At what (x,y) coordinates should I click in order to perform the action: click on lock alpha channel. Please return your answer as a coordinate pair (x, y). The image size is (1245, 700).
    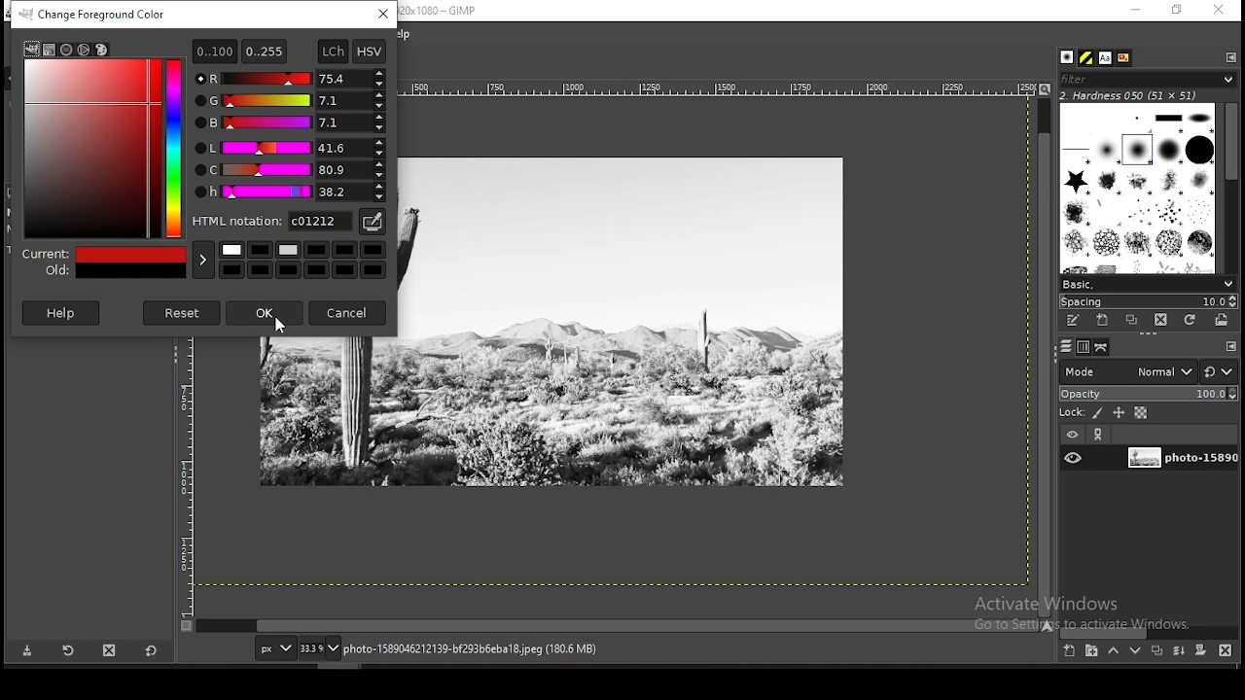
    Looking at the image, I should click on (1140, 412).